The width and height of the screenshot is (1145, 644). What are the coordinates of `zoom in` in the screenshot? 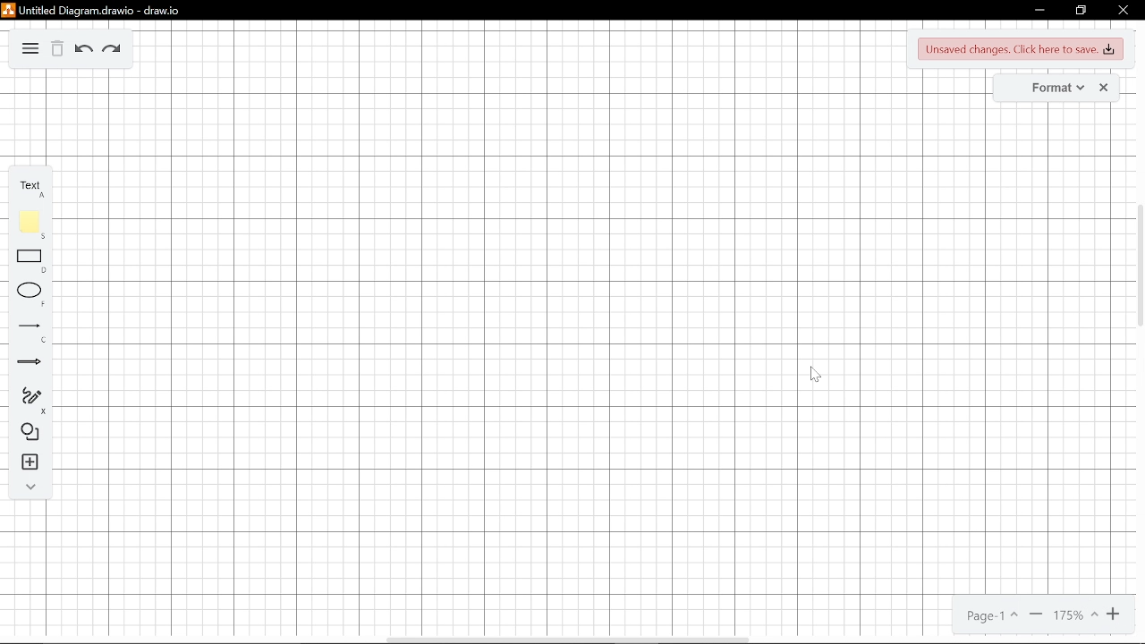 It's located at (1113, 614).